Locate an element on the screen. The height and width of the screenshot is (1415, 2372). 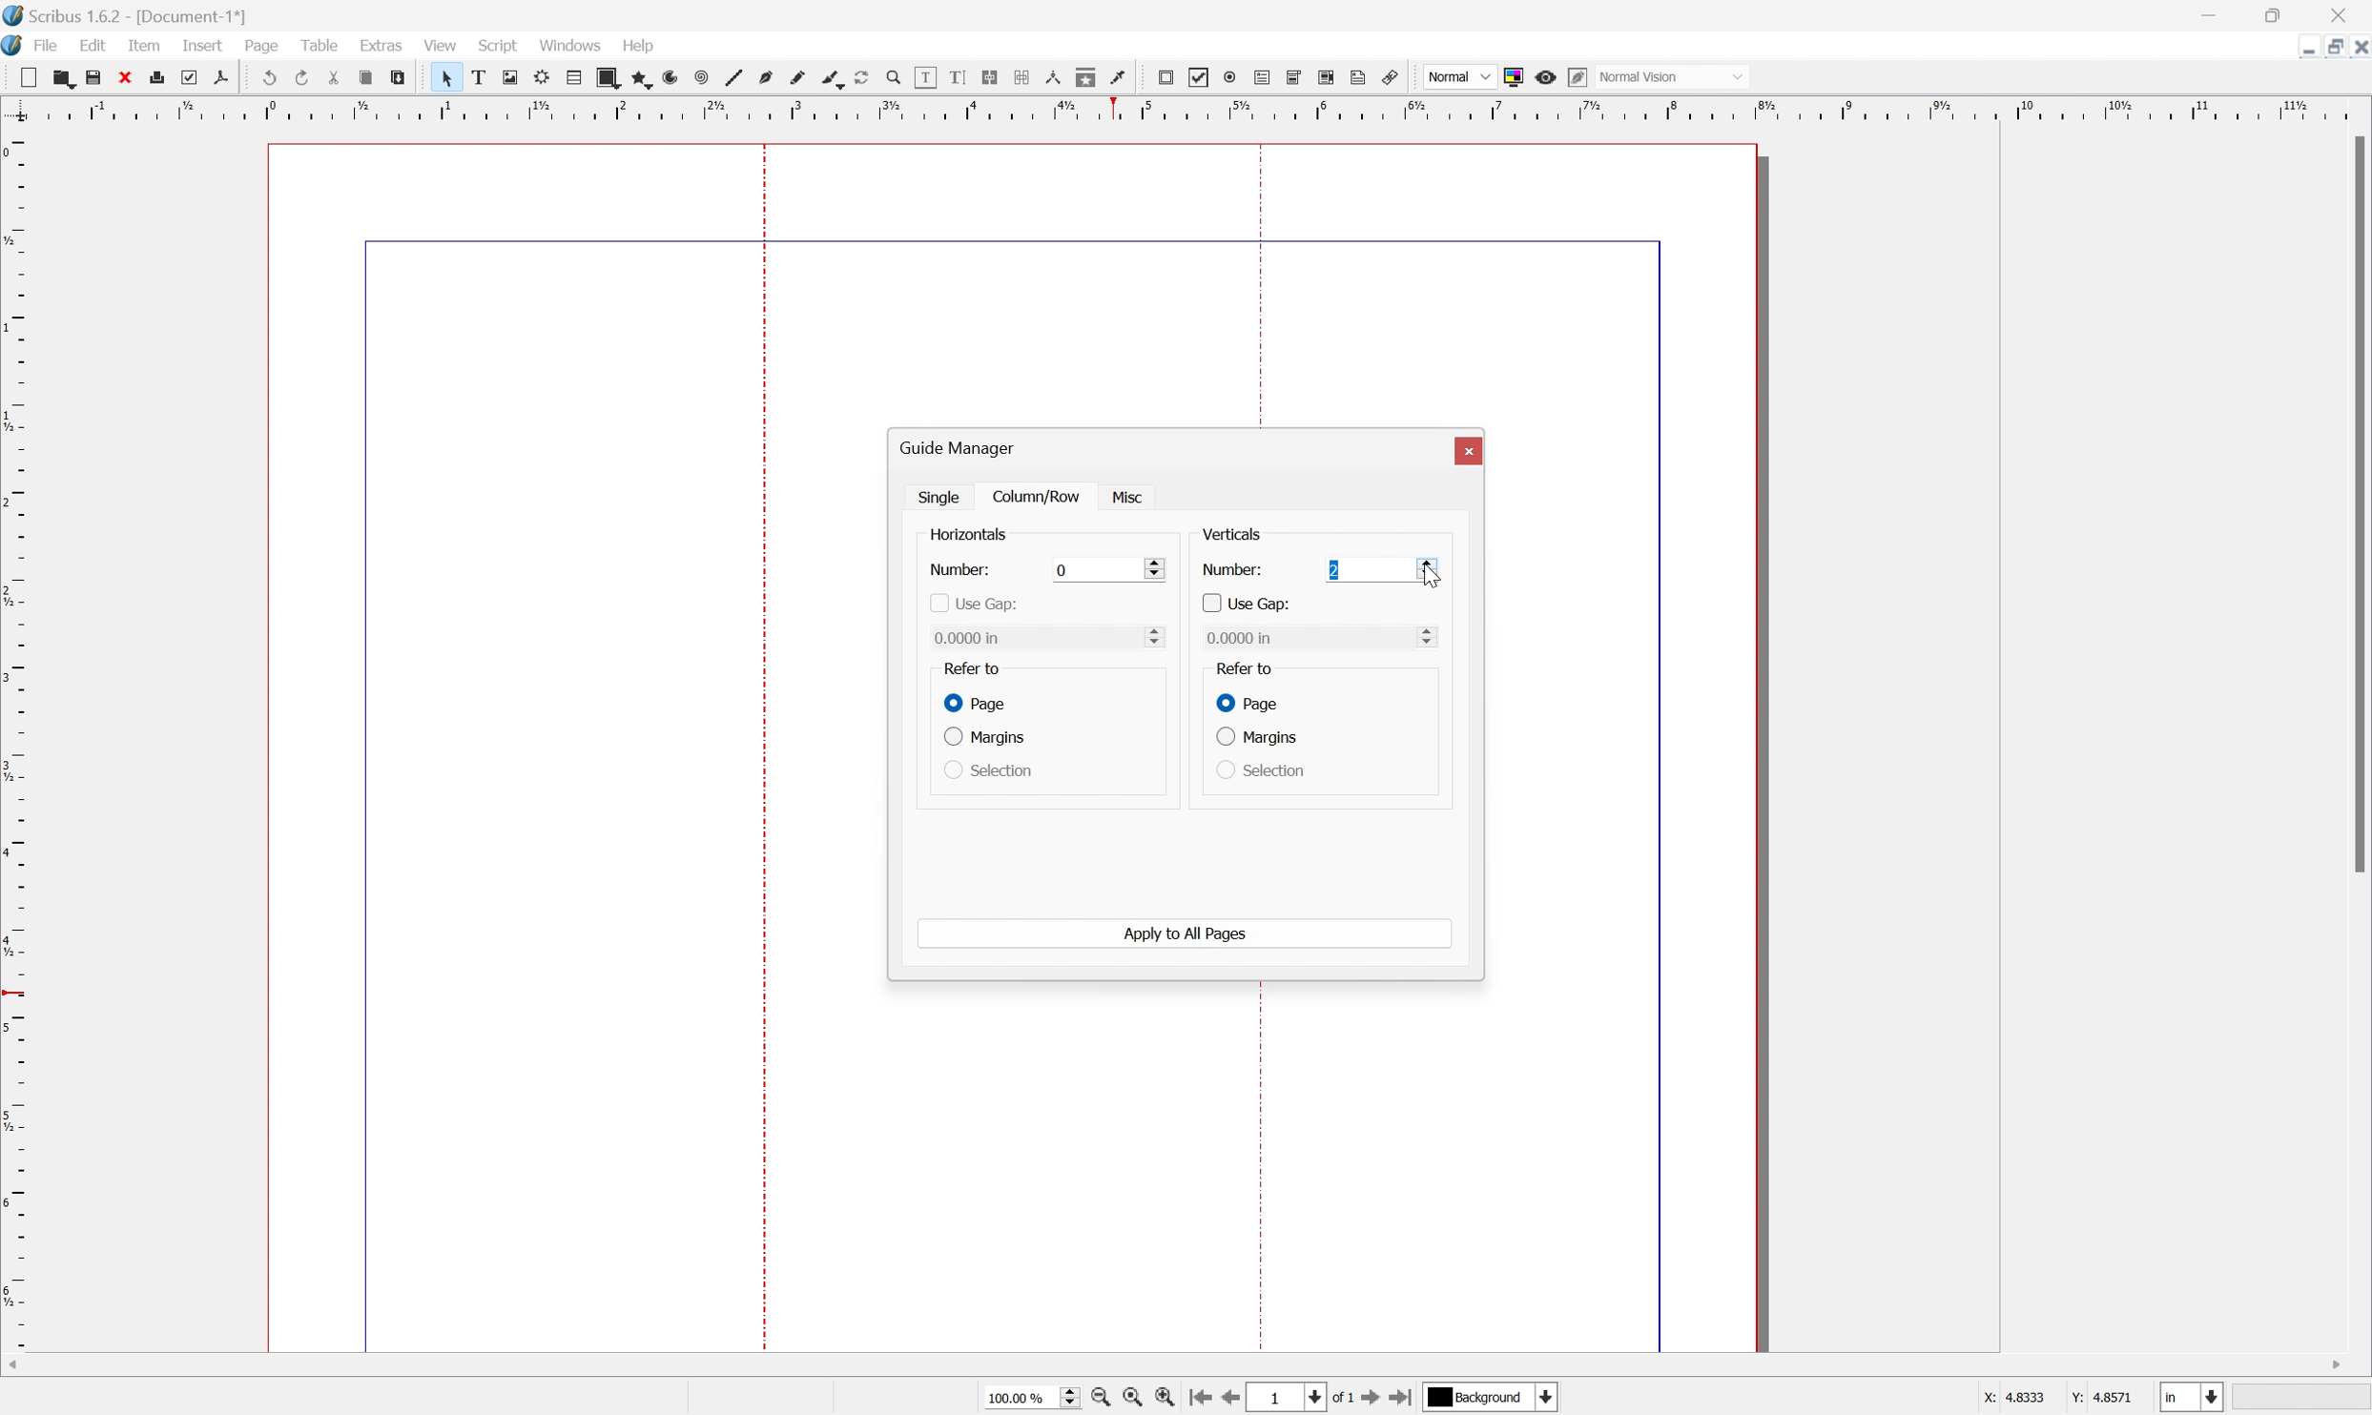
go to last is located at coordinates (1401, 1401).